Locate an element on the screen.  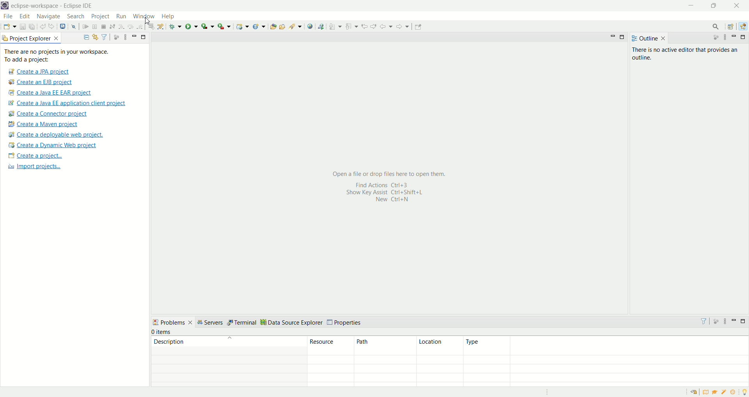
restore welcome is located at coordinates (696, 392).